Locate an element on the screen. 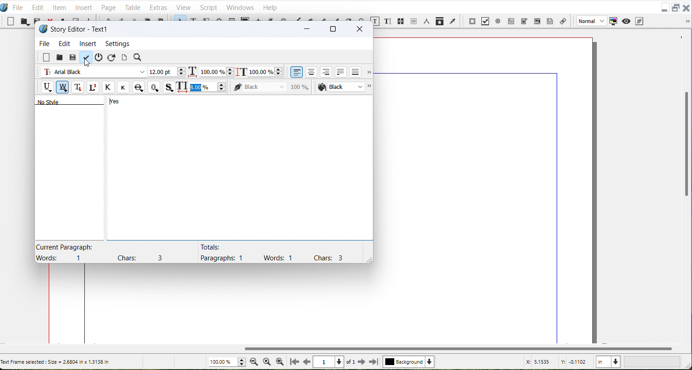 Image resolution: width=692 pixels, height=370 pixels. Font  is located at coordinates (92, 71).